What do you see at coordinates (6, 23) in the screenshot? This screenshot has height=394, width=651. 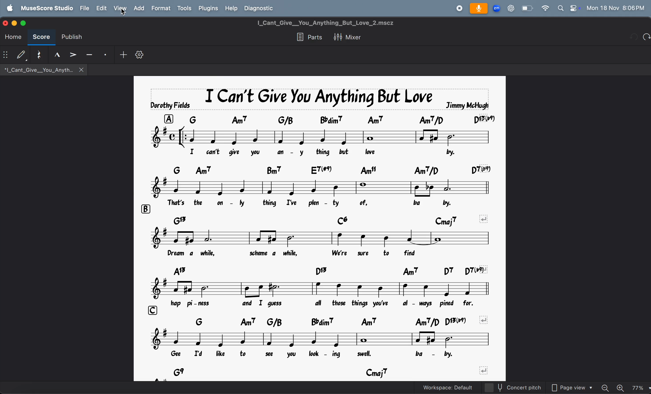 I see `close` at bounding box center [6, 23].